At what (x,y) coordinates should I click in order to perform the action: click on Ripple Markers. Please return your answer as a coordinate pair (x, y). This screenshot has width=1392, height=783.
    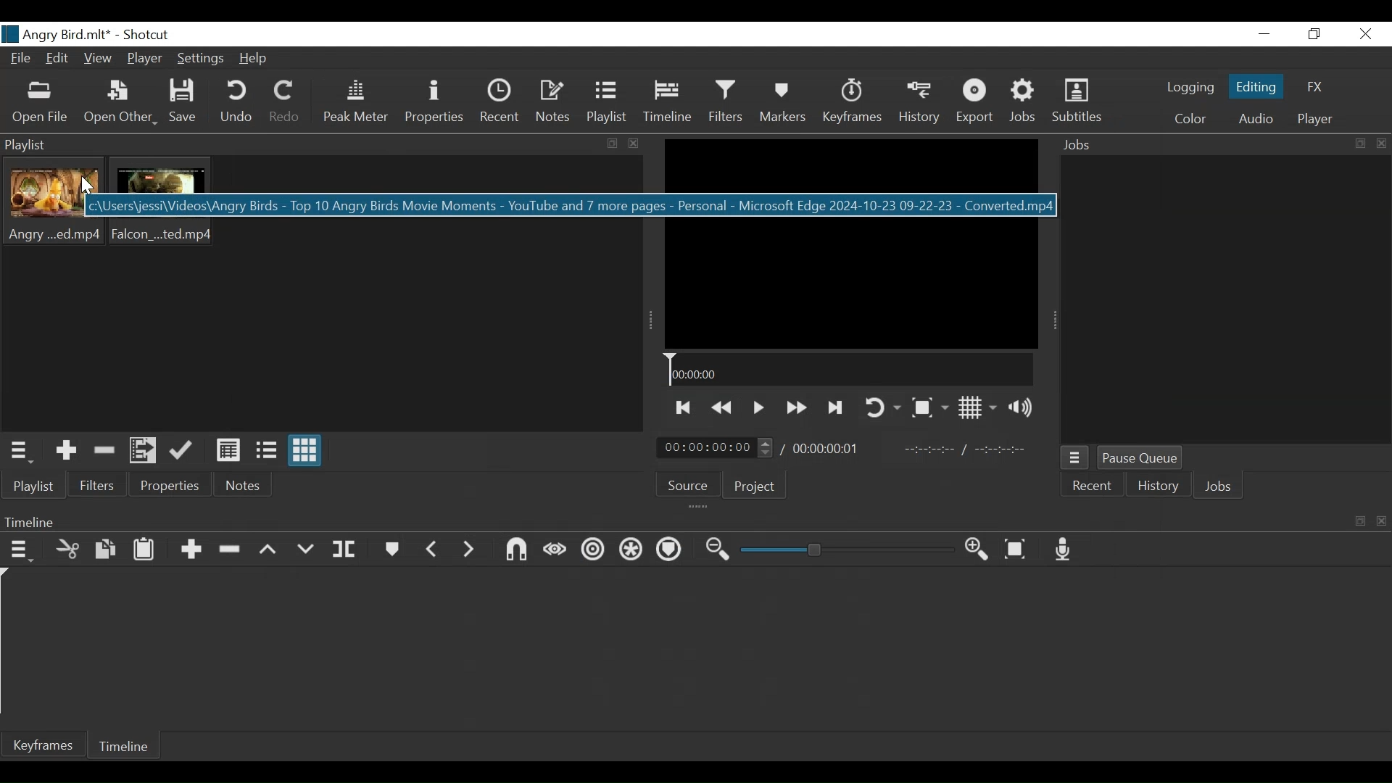
    Looking at the image, I should click on (671, 552).